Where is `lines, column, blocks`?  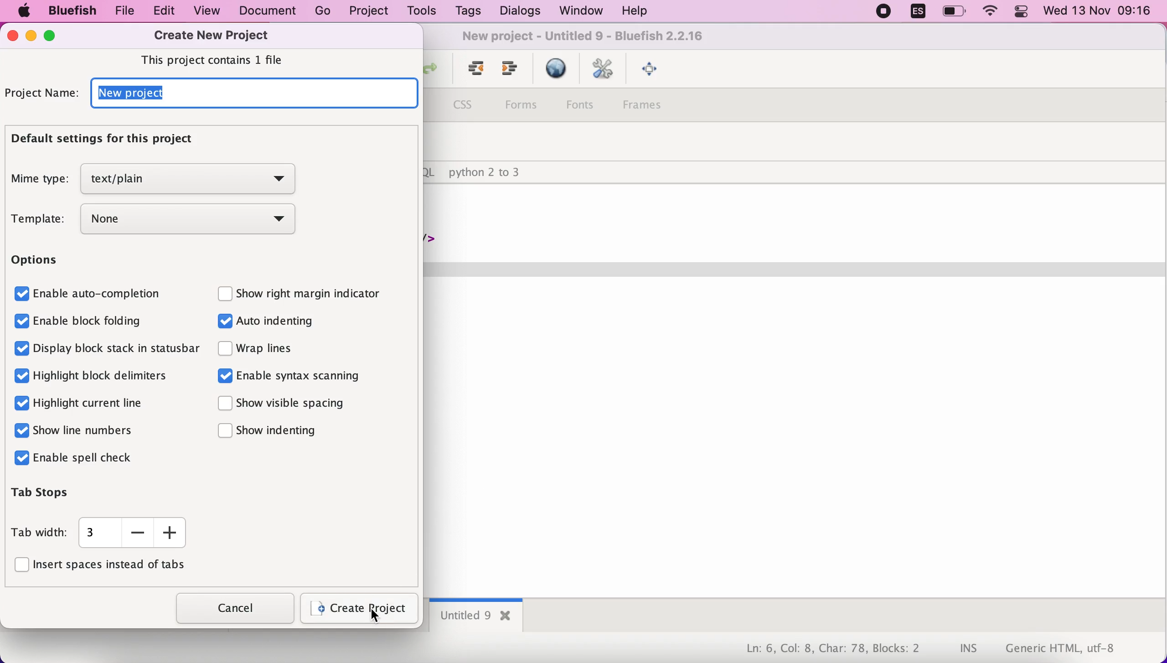
lines, column, blocks is located at coordinates (826, 649).